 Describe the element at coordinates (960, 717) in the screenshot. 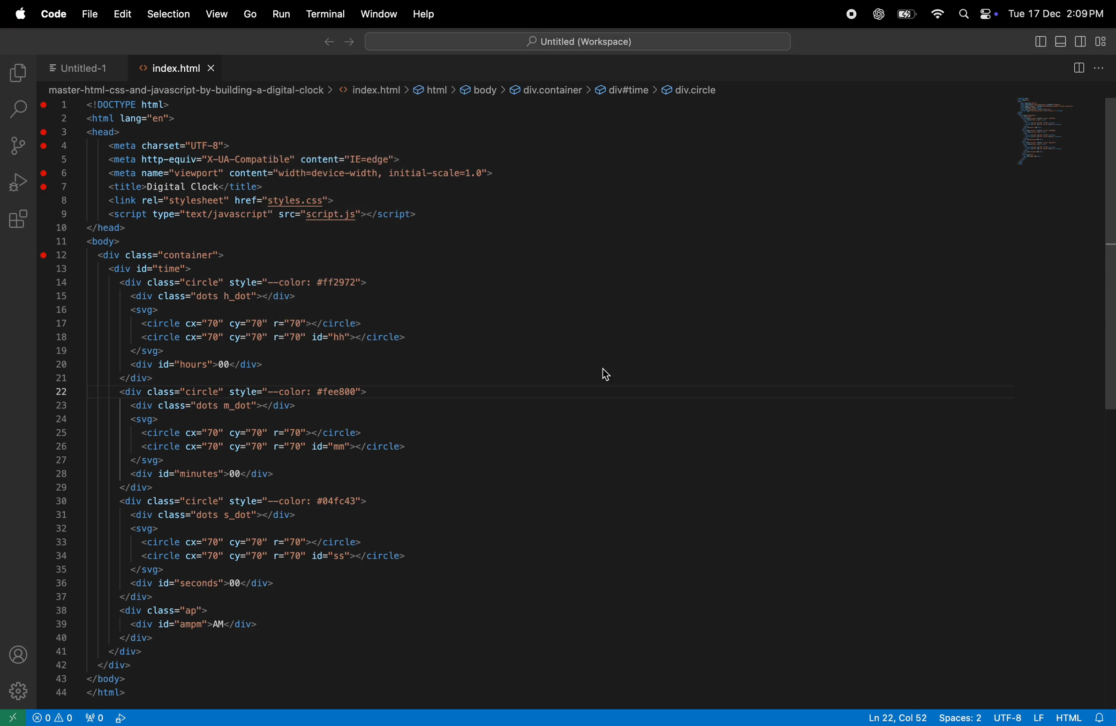

I see `spaces: 2` at that location.